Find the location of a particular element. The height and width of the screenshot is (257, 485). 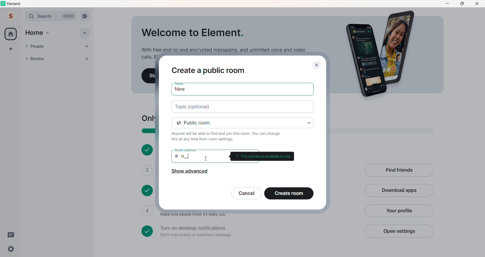

Ctrl K is located at coordinates (68, 16).